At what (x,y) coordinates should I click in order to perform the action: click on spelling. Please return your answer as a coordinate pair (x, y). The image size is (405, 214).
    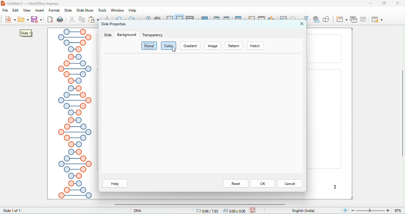
    Looking at the image, I should click on (159, 20).